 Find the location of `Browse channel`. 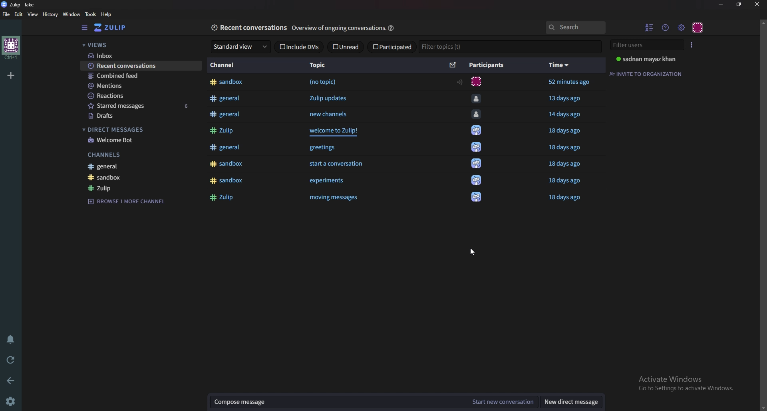

Browse channel is located at coordinates (127, 202).